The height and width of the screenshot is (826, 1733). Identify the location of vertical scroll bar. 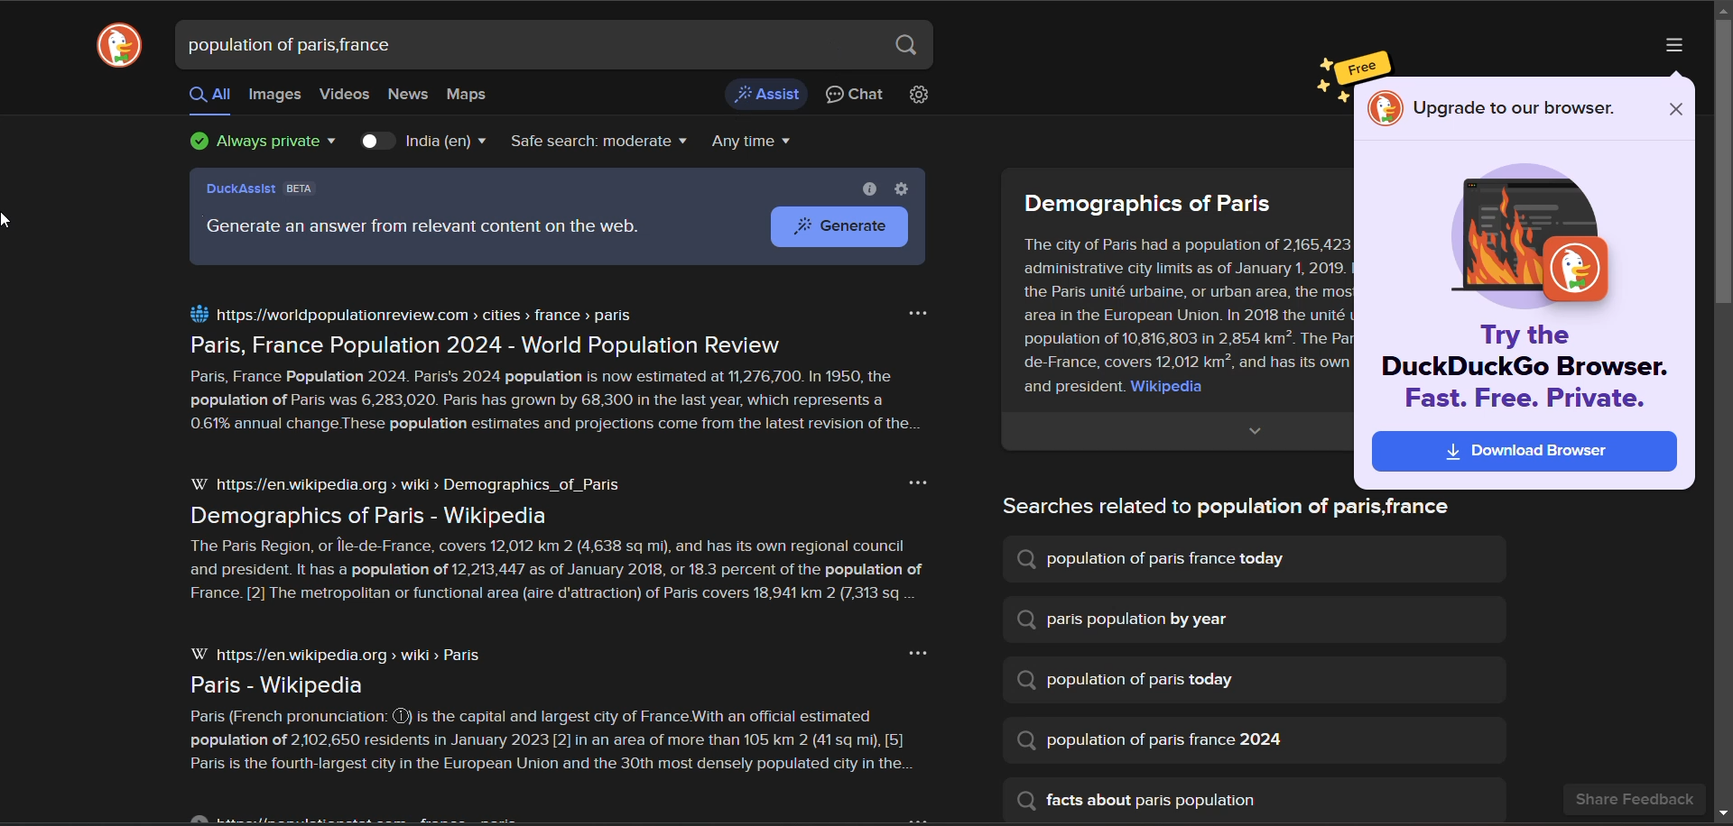
(1722, 414).